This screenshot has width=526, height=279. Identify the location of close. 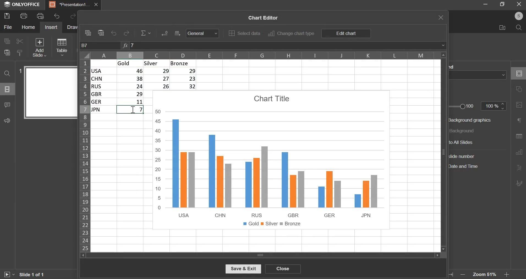
(97, 4).